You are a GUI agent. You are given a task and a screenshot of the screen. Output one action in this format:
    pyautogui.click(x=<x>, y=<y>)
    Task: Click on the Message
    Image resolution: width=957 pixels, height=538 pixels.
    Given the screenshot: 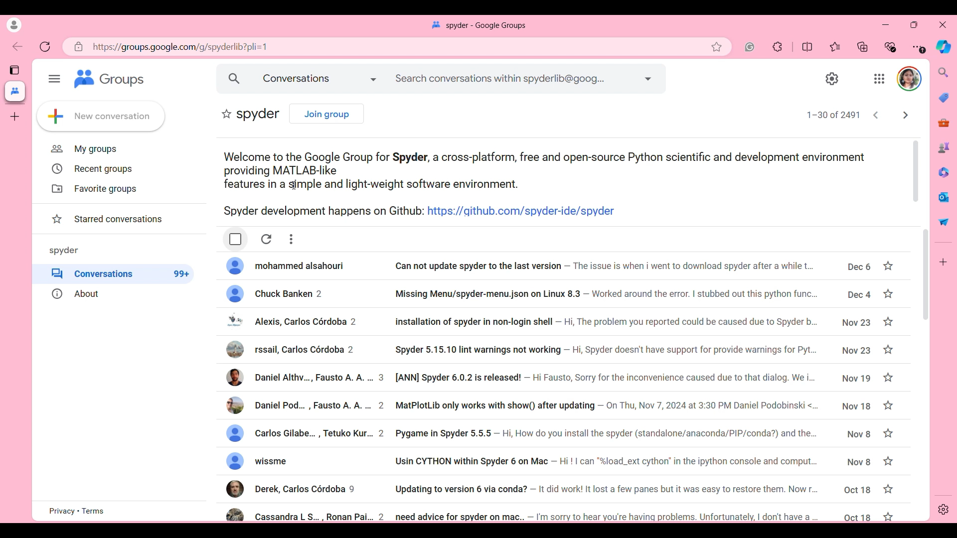 What is the action you would take?
    pyautogui.click(x=944, y=197)
    